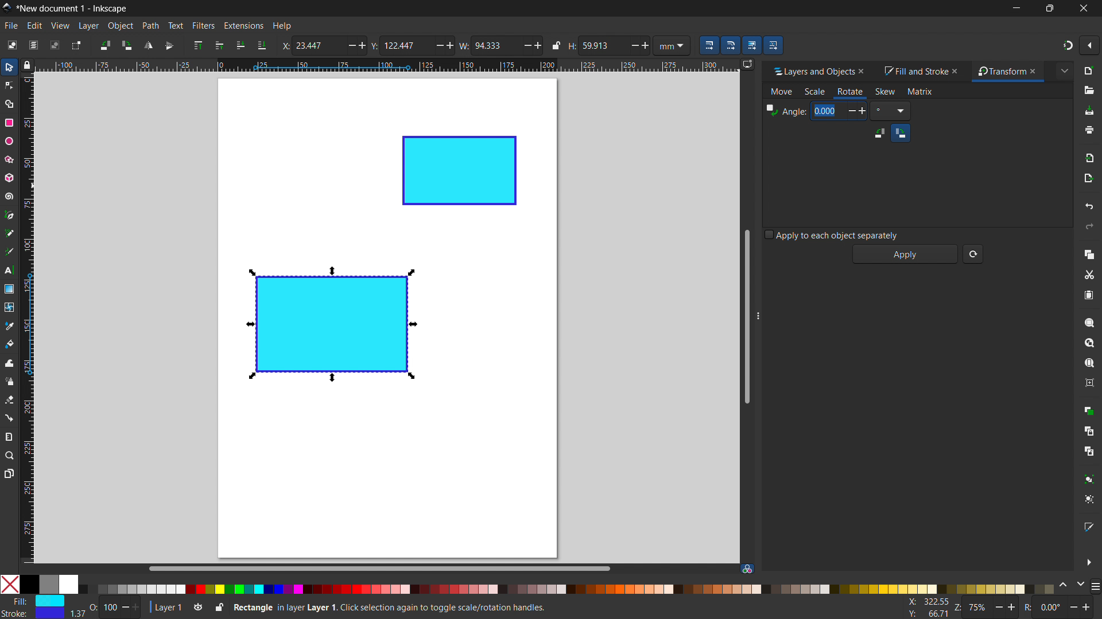 The width and height of the screenshot is (1102, 619). What do you see at coordinates (7, 159) in the screenshot?
I see `star/polygon tool` at bounding box center [7, 159].